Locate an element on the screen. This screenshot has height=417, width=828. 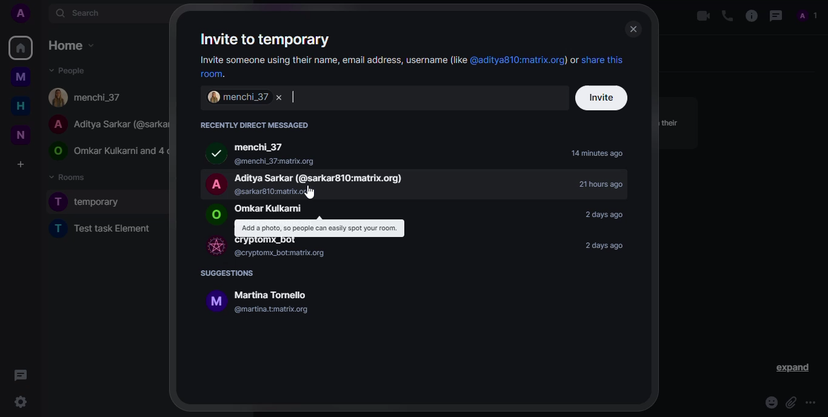
| Add a photo, 50 people can easily spot your room. is located at coordinates (319, 228).